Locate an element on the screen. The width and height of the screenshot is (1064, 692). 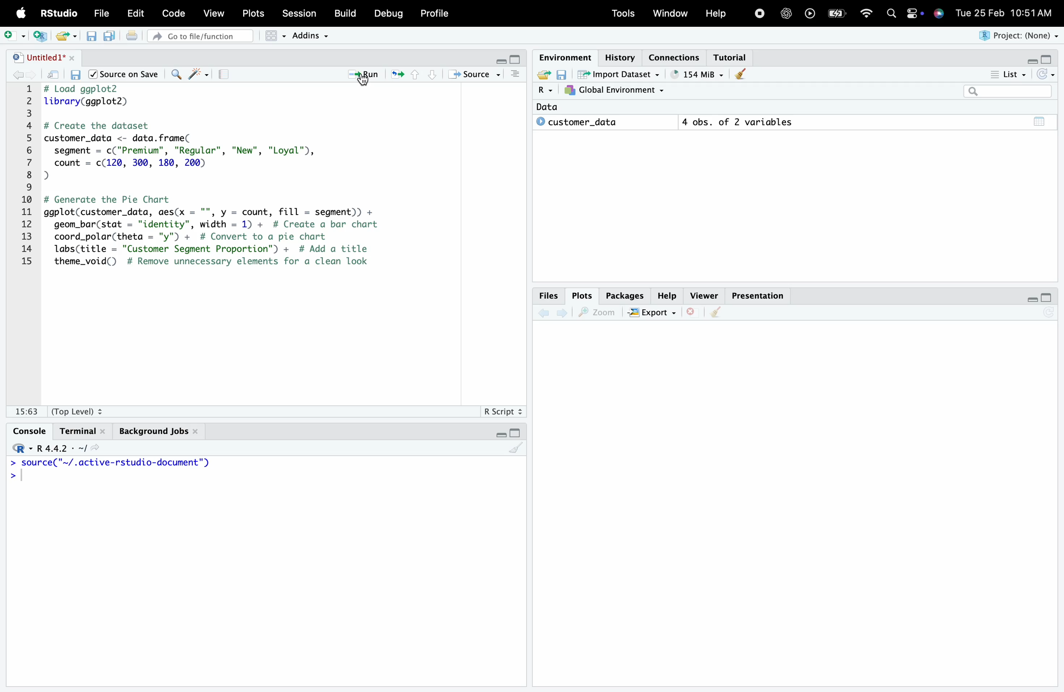
4 obs. of 2 variables is located at coordinates (770, 121).